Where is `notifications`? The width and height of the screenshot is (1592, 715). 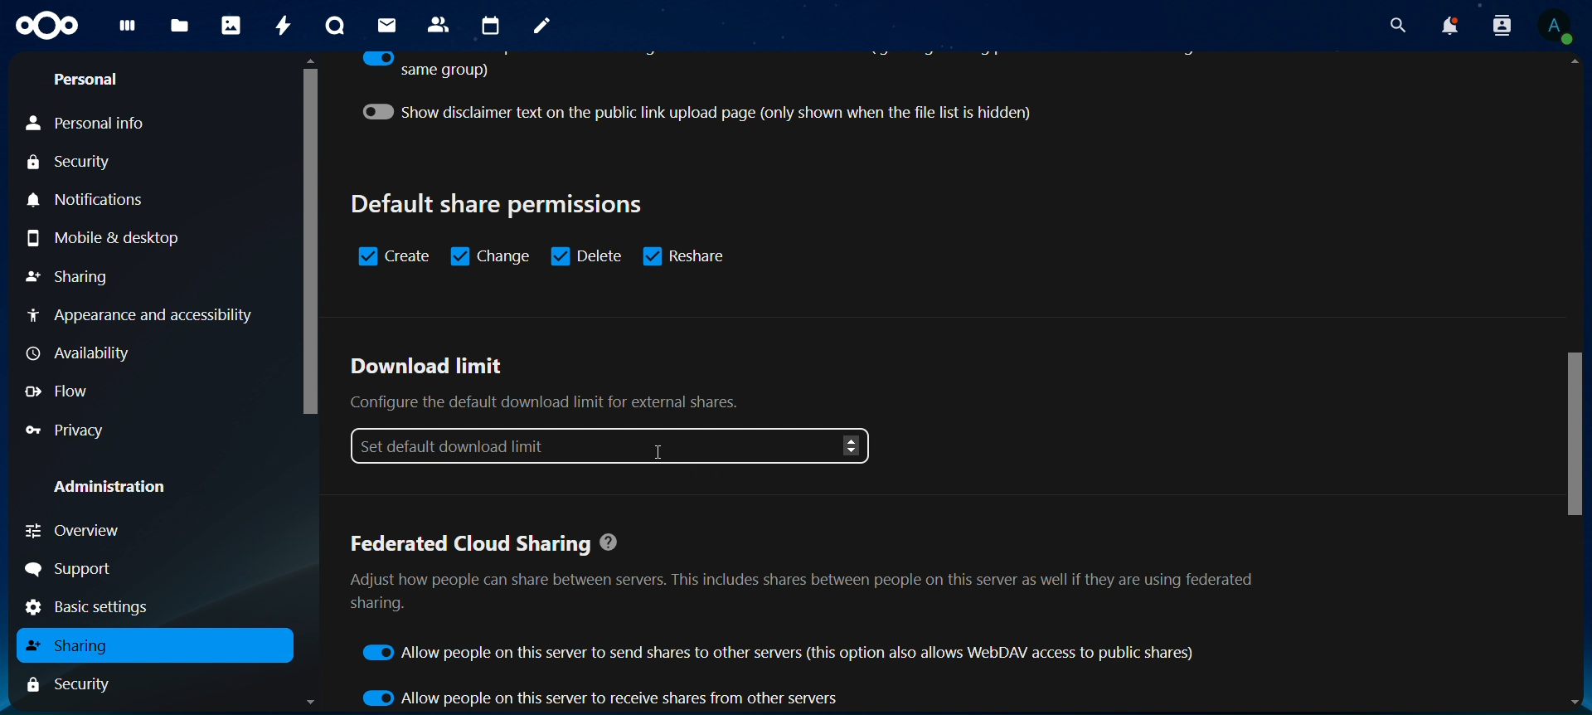 notifications is located at coordinates (1449, 25).